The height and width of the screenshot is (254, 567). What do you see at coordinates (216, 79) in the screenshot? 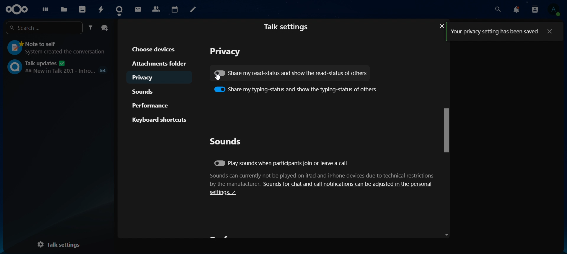
I see `Cursor` at bounding box center [216, 79].